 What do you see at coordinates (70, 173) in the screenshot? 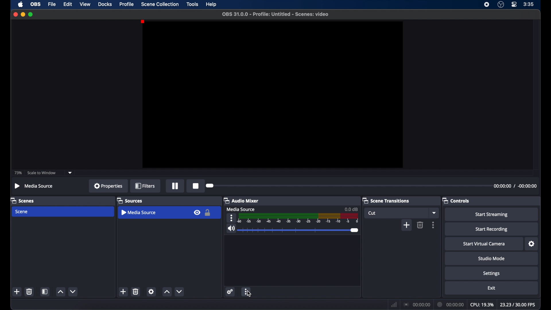
I see `dropdown` at bounding box center [70, 173].